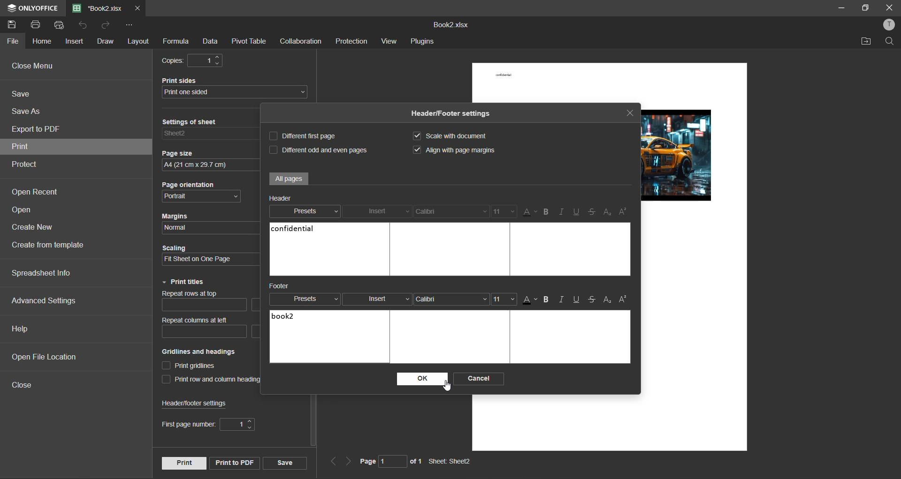  What do you see at coordinates (235, 463) in the screenshot?
I see `print to pdf` at bounding box center [235, 463].